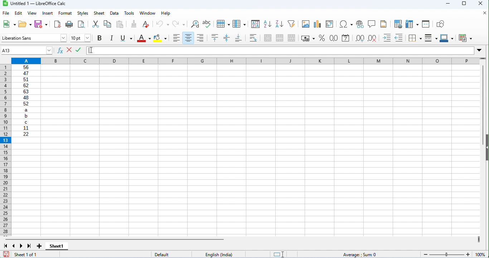 This screenshot has width=489, height=258. I want to click on English (India), so click(219, 254).